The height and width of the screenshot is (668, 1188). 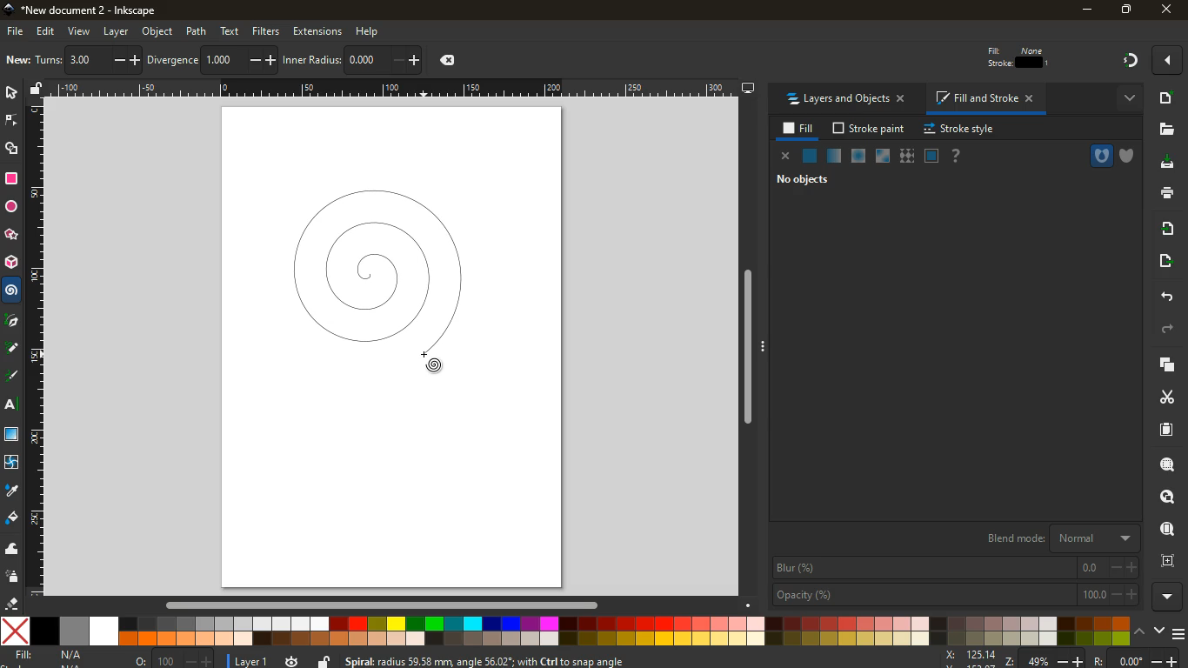 What do you see at coordinates (11, 605) in the screenshot?
I see `eraser` at bounding box center [11, 605].